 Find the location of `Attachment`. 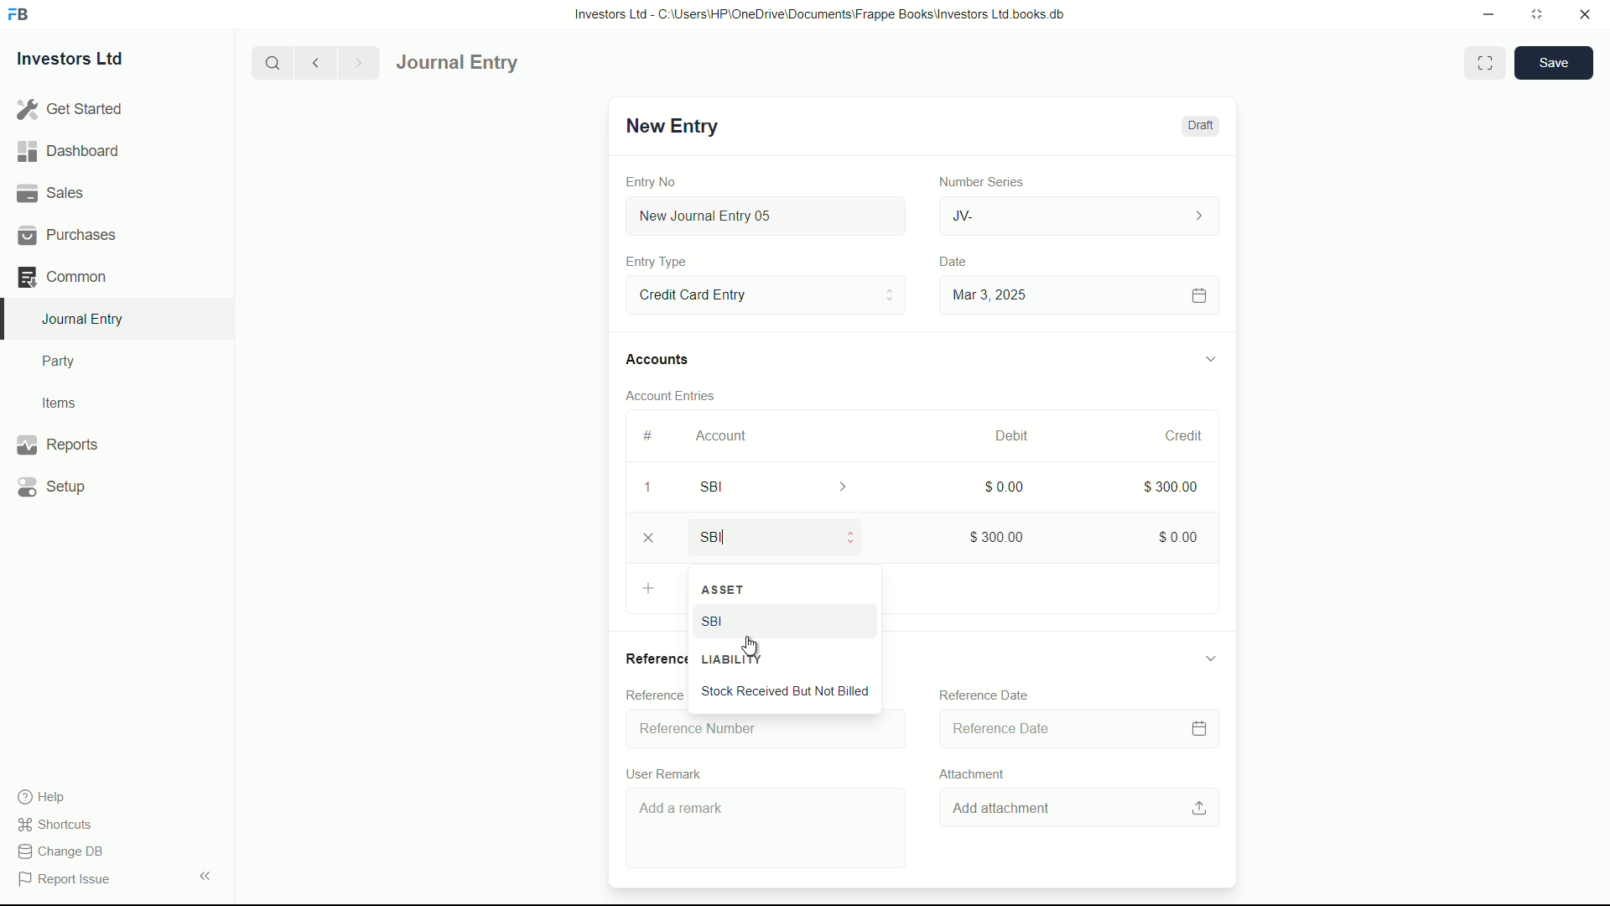

Attachment is located at coordinates (971, 773).